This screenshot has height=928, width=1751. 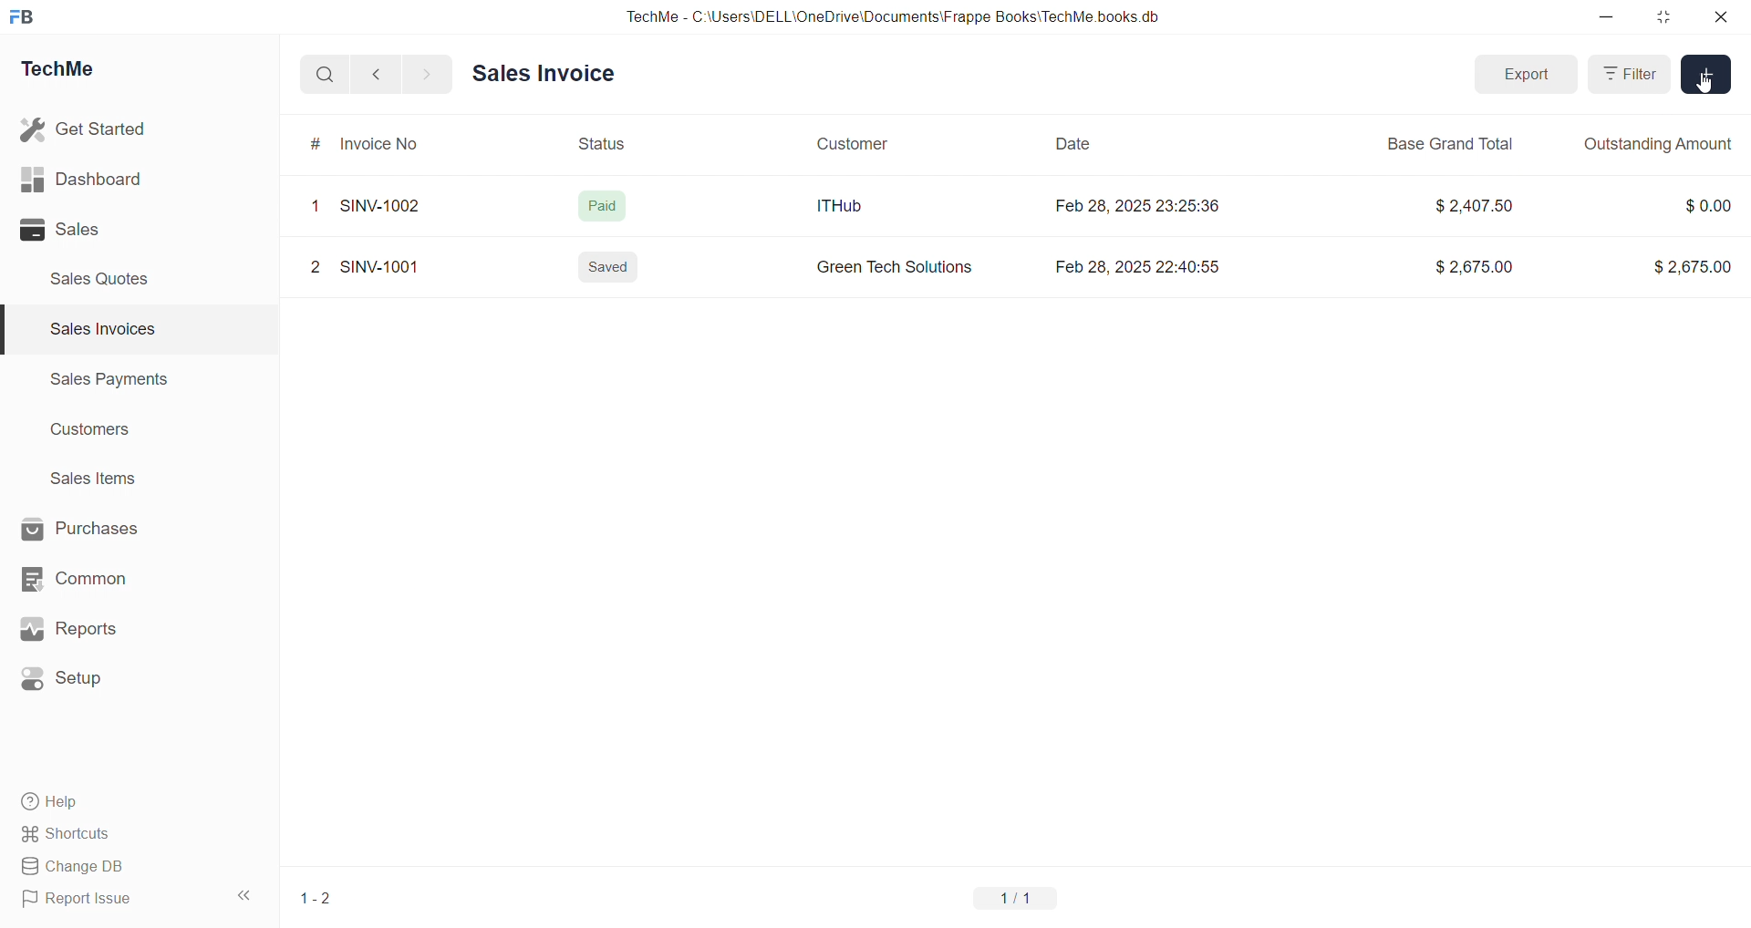 What do you see at coordinates (101, 480) in the screenshot?
I see `Sales Items` at bounding box center [101, 480].